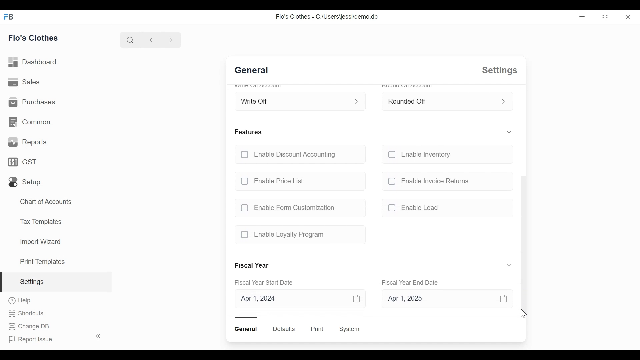 This screenshot has width=640, height=360. Describe the element at coordinates (525, 315) in the screenshot. I see `cursor` at that location.